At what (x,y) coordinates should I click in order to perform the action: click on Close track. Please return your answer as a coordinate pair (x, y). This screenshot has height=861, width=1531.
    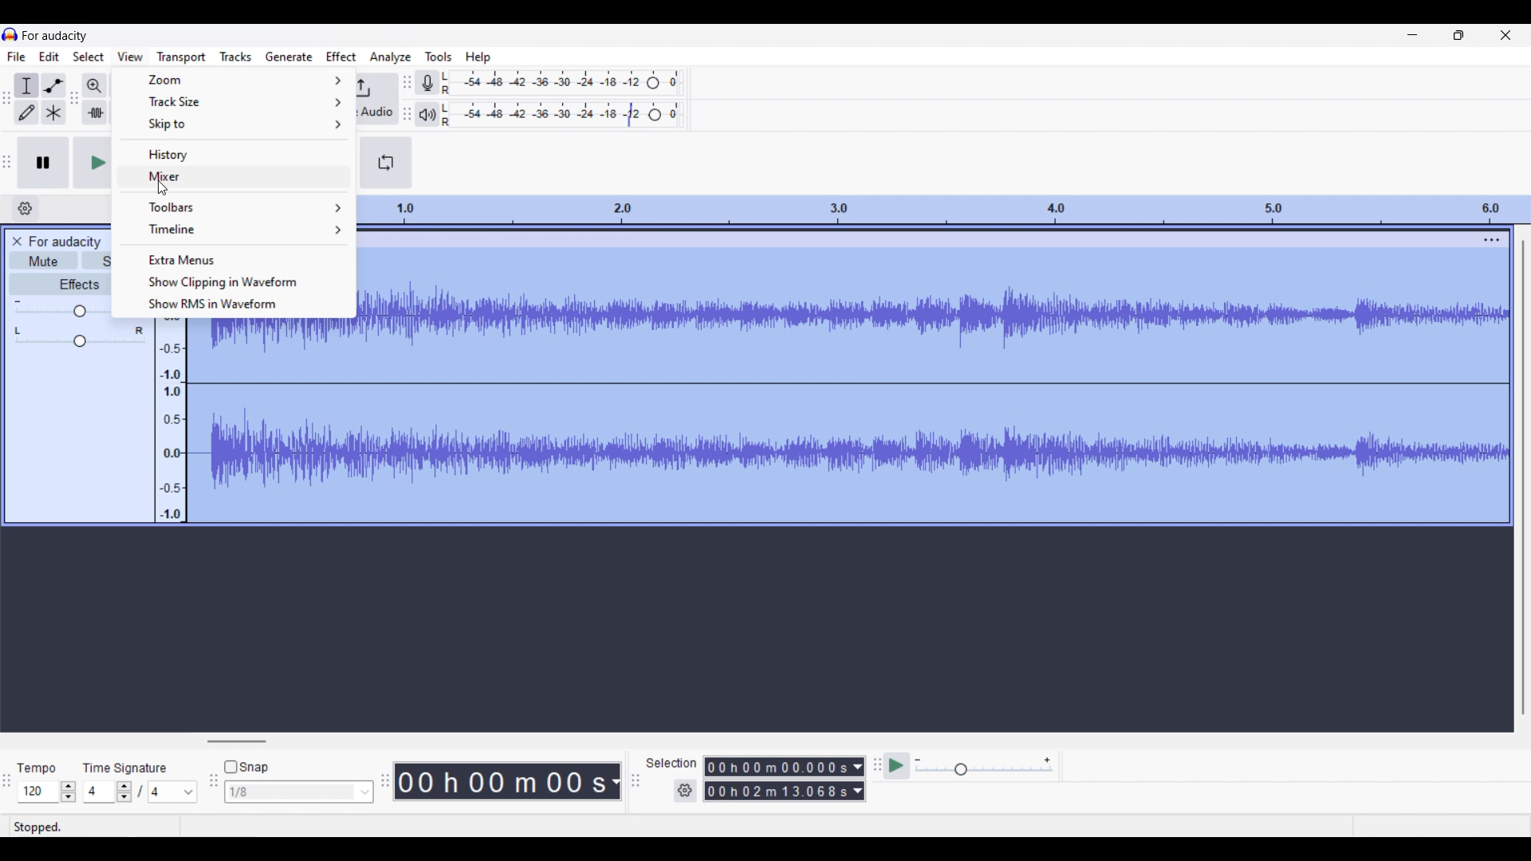
    Looking at the image, I should click on (17, 242).